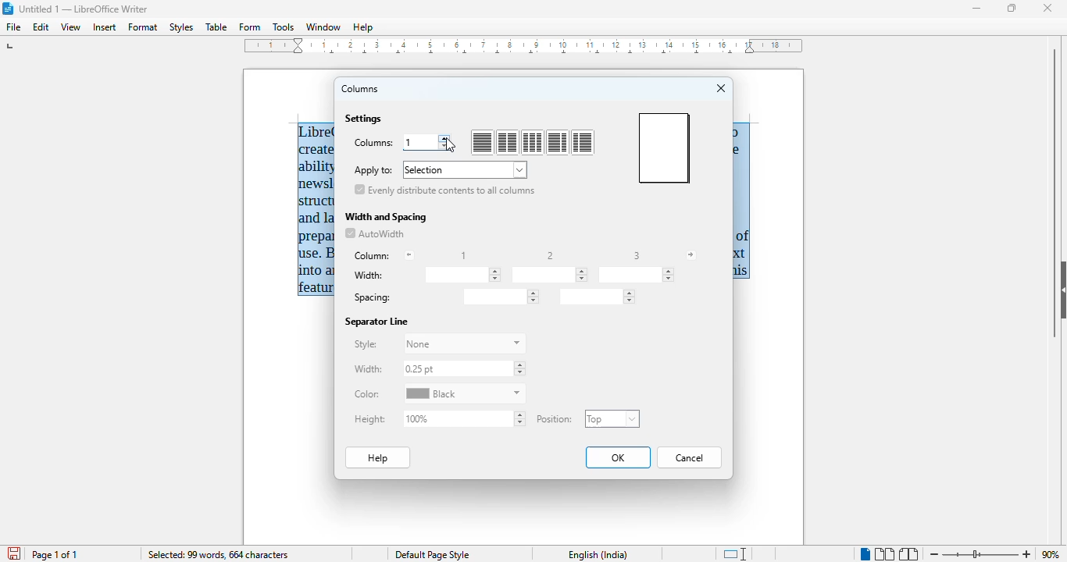 The image size is (1067, 562). What do you see at coordinates (463, 344) in the screenshot?
I see `none` at bounding box center [463, 344].